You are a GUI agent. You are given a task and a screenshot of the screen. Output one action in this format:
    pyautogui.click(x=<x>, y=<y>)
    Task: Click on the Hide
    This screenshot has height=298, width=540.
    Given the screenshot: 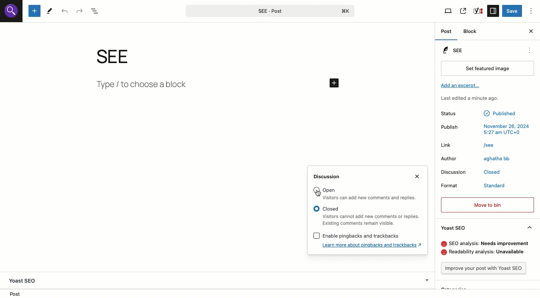 What is the action you would take?
    pyautogui.click(x=529, y=226)
    